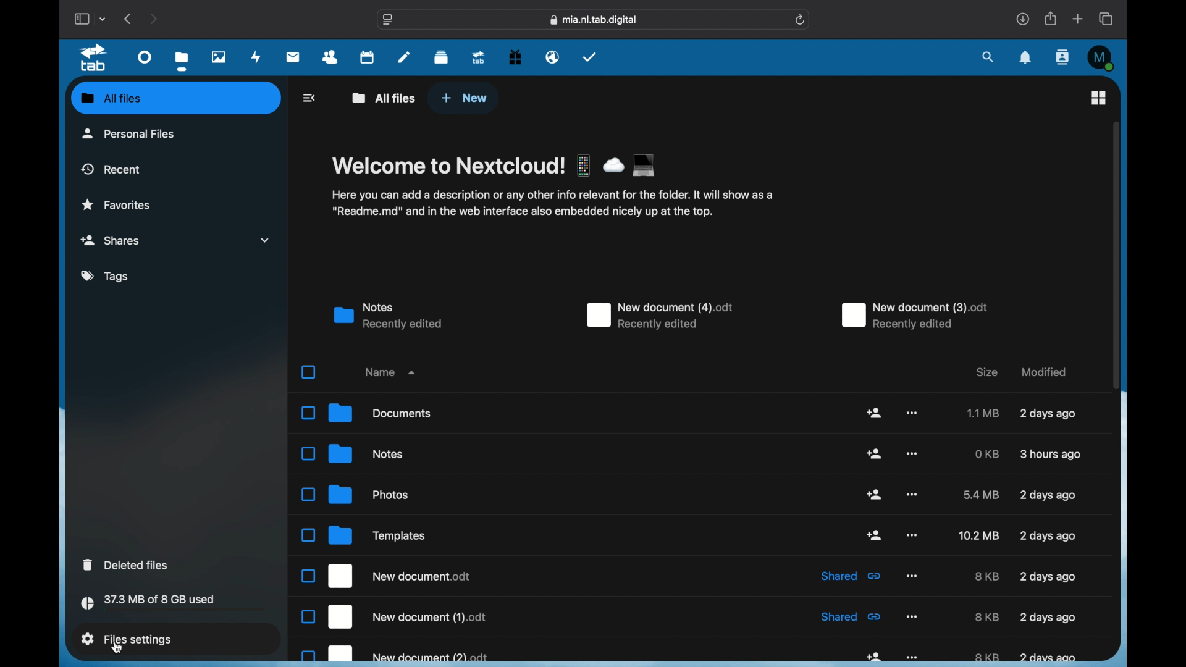 Image resolution: width=1186 pixels, height=667 pixels. I want to click on notes, so click(387, 316).